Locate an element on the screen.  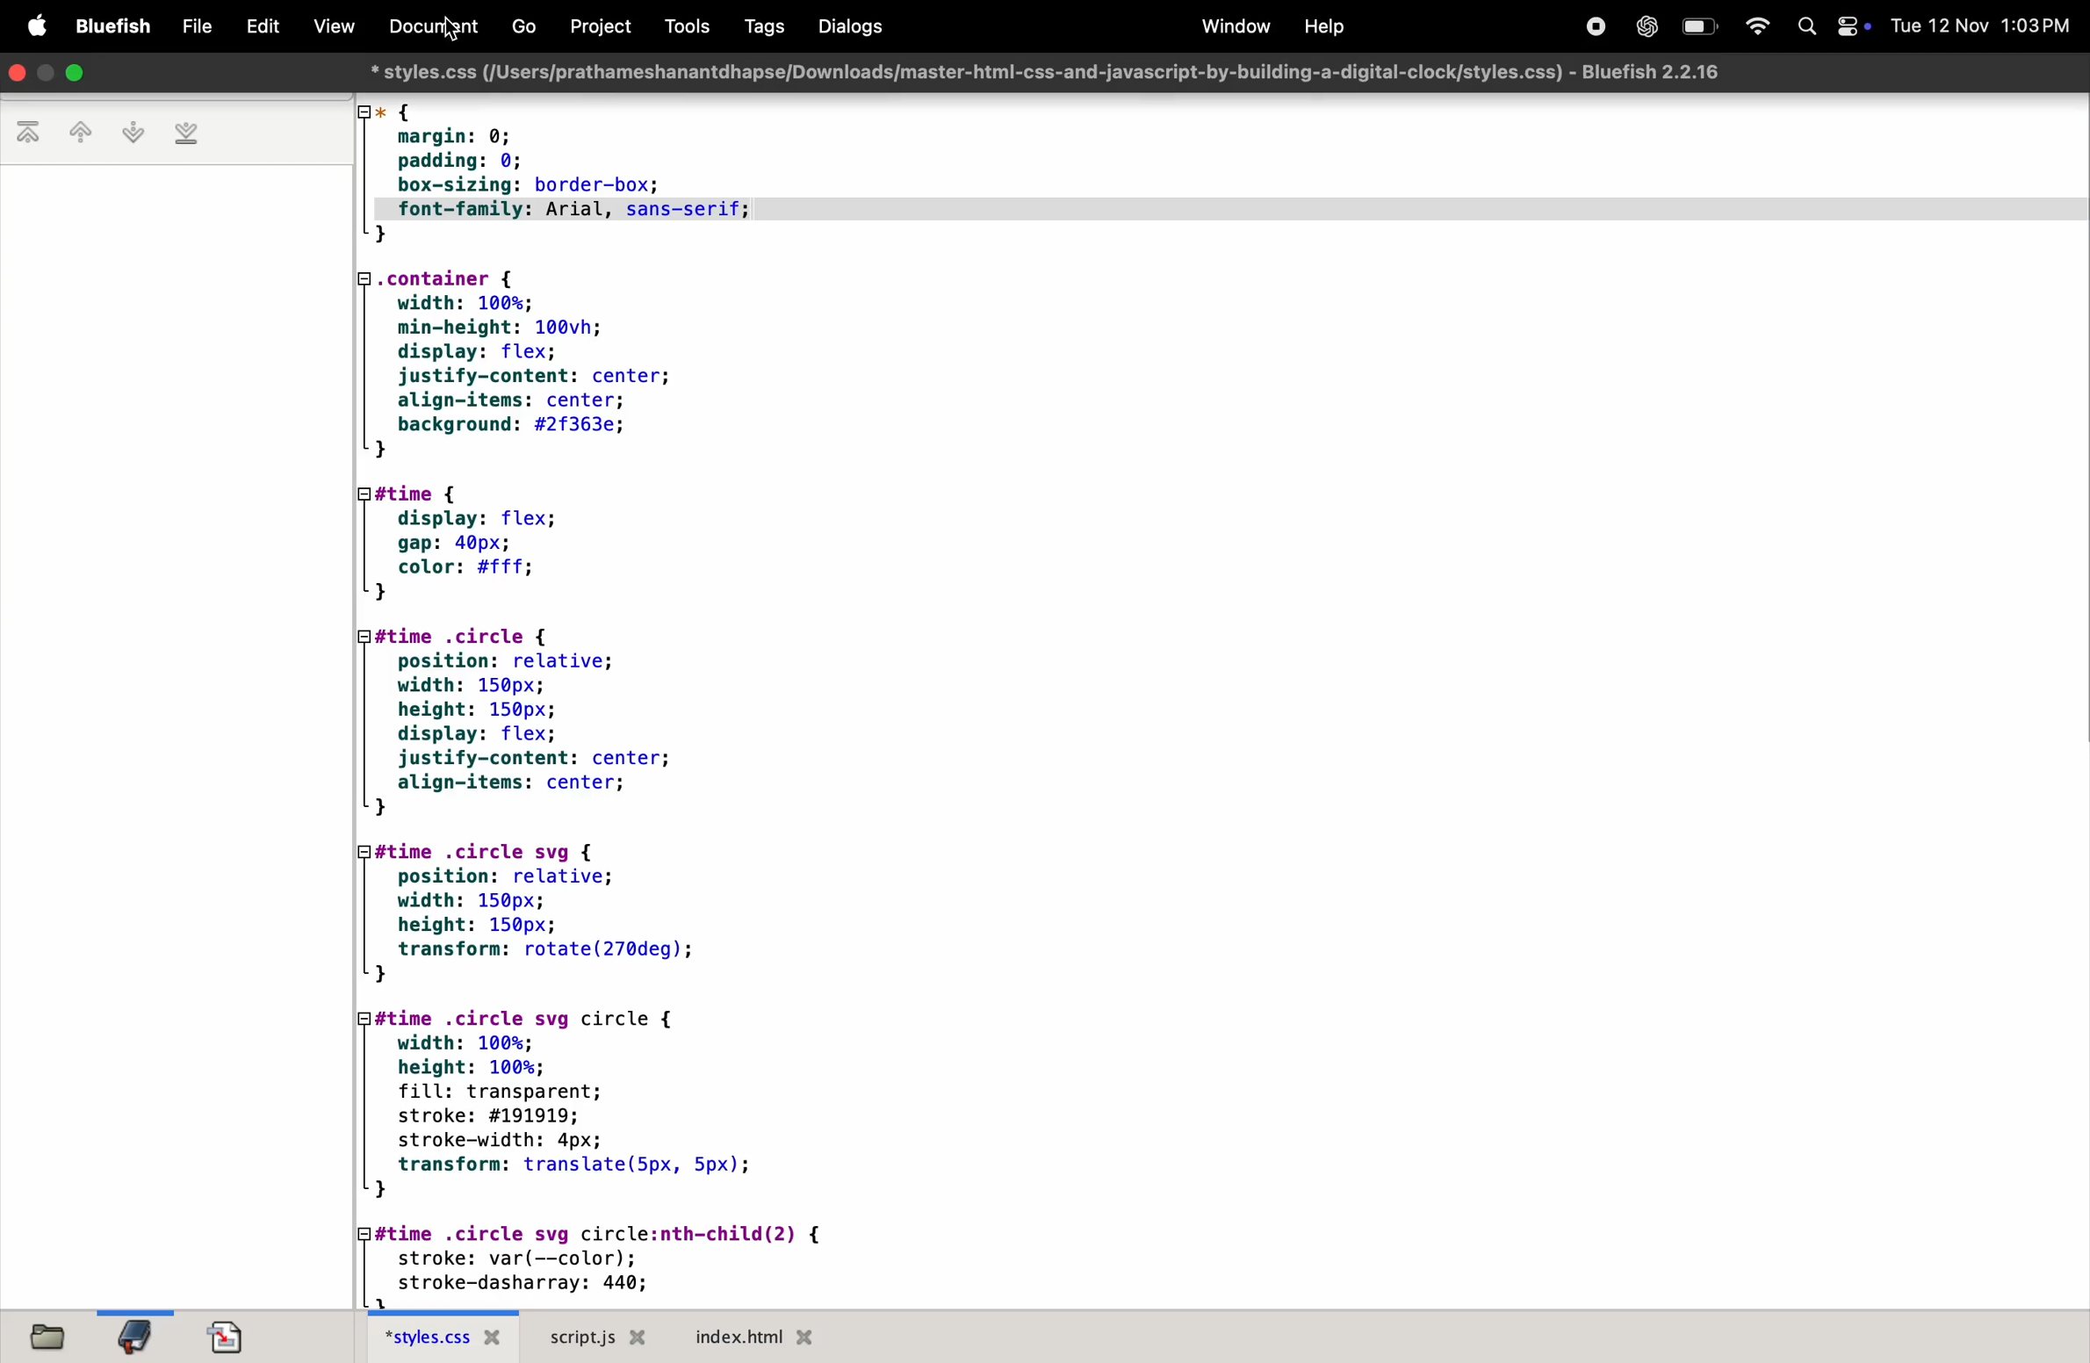
Go is located at coordinates (530, 25).